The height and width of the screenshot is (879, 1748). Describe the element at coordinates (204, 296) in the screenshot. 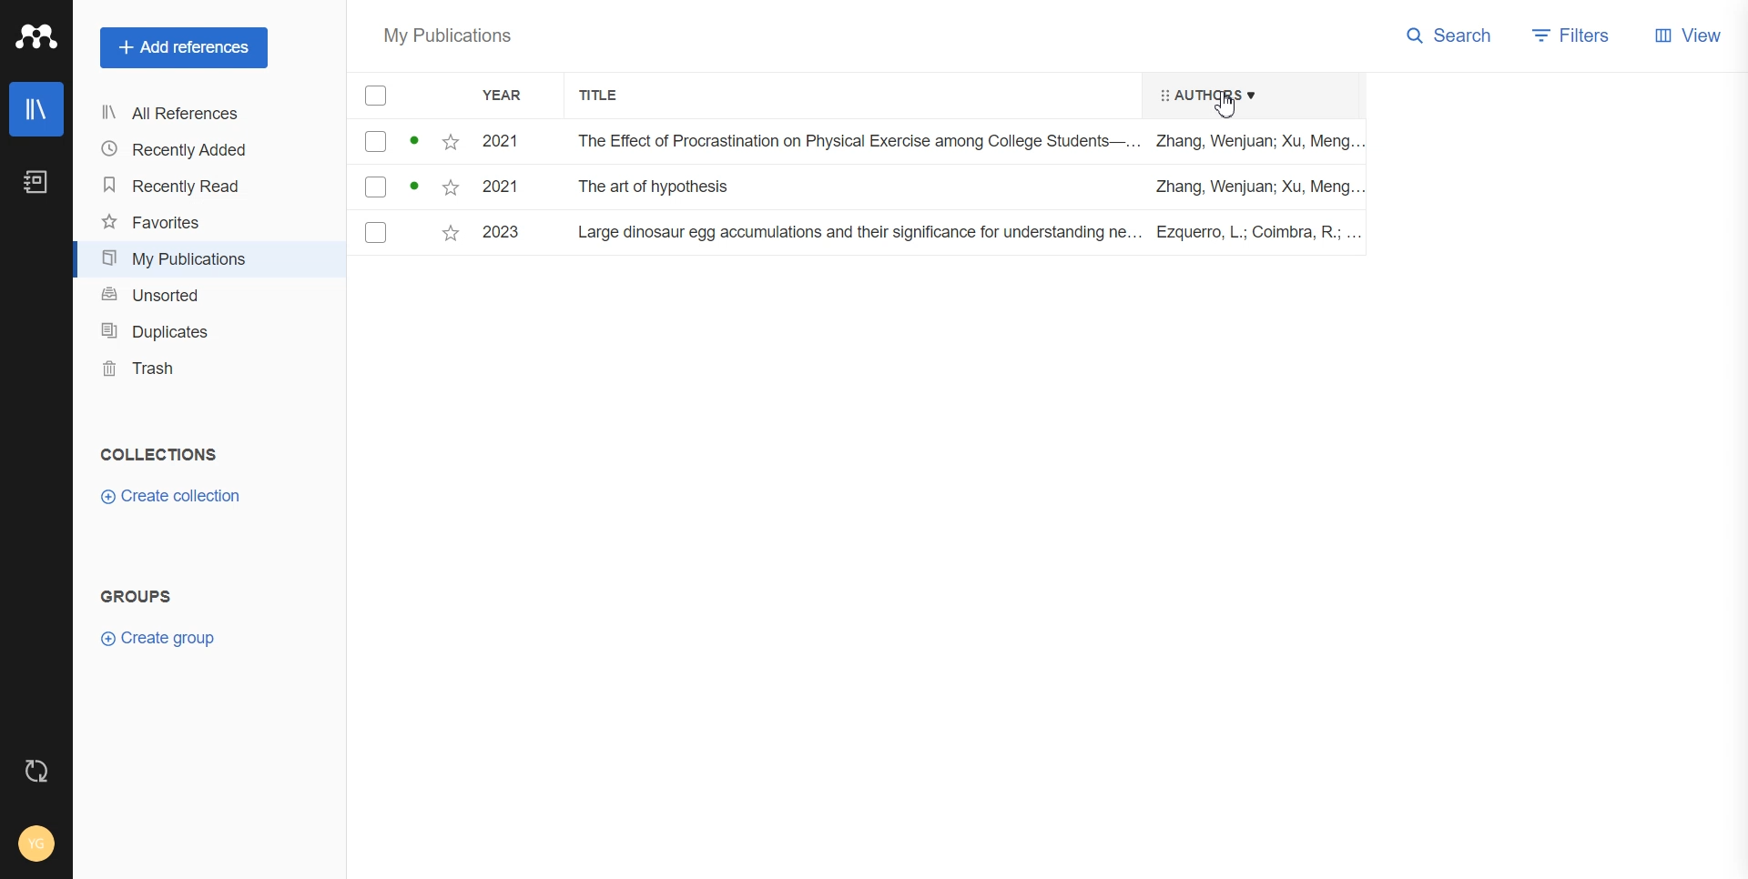

I see `Unsorted` at that location.